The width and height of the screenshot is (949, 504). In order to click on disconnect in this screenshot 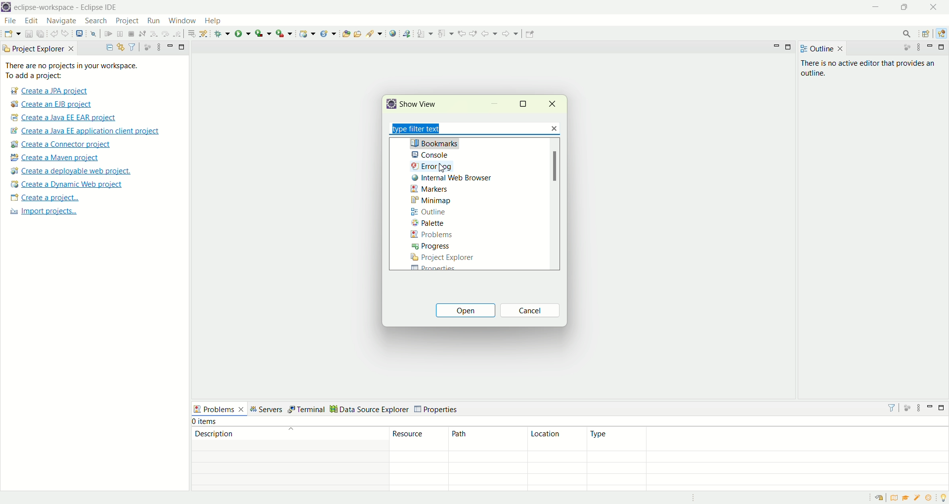, I will do `click(141, 33)`.